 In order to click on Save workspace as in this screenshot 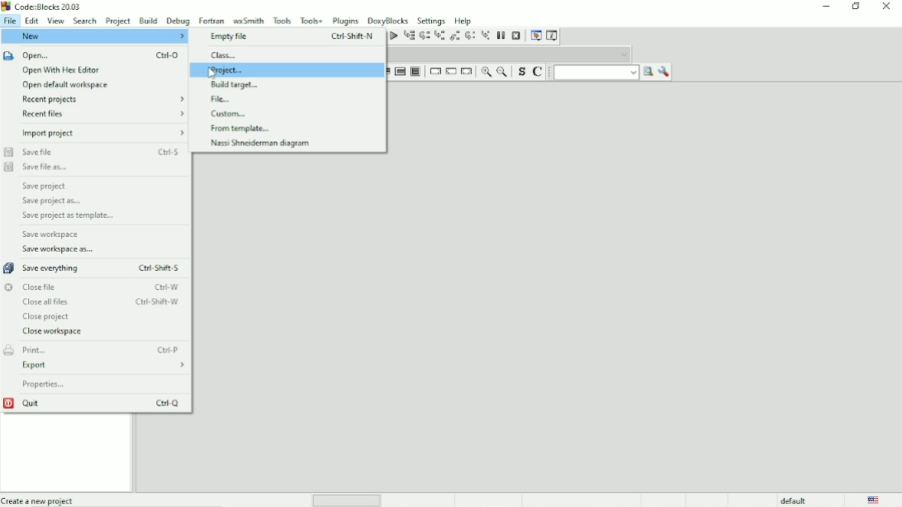, I will do `click(60, 249)`.